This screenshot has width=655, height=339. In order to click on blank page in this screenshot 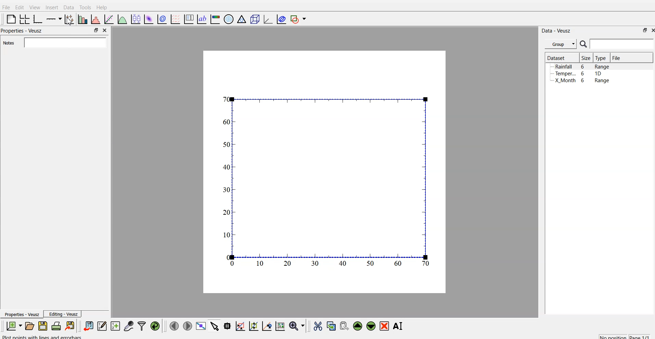, I will do `click(10, 20)`.